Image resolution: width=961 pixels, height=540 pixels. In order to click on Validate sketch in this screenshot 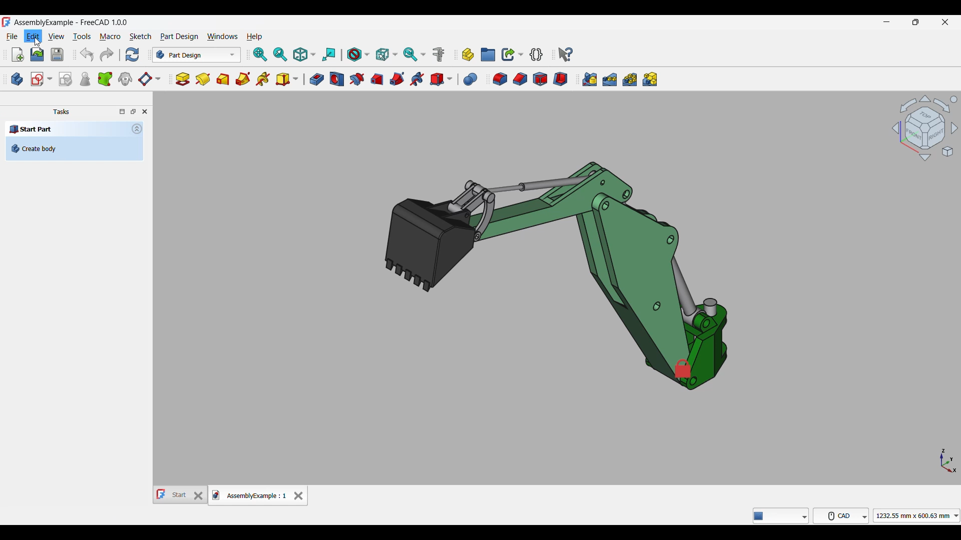, I will do `click(66, 79)`.